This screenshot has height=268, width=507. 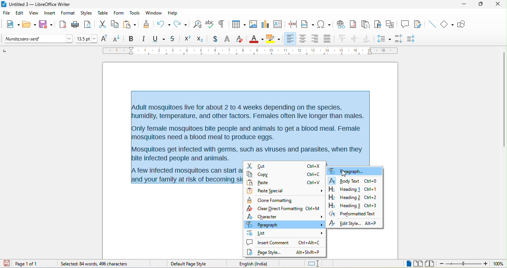 I want to click on clone formatting, so click(x=146, y=24).